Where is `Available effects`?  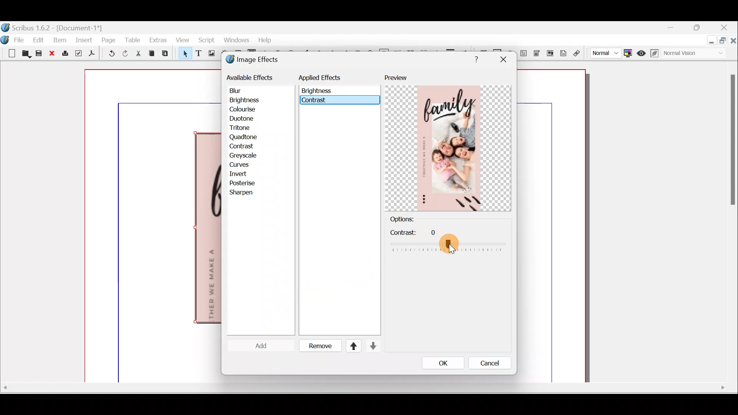
Available effects is located at coordinates (251, 77).